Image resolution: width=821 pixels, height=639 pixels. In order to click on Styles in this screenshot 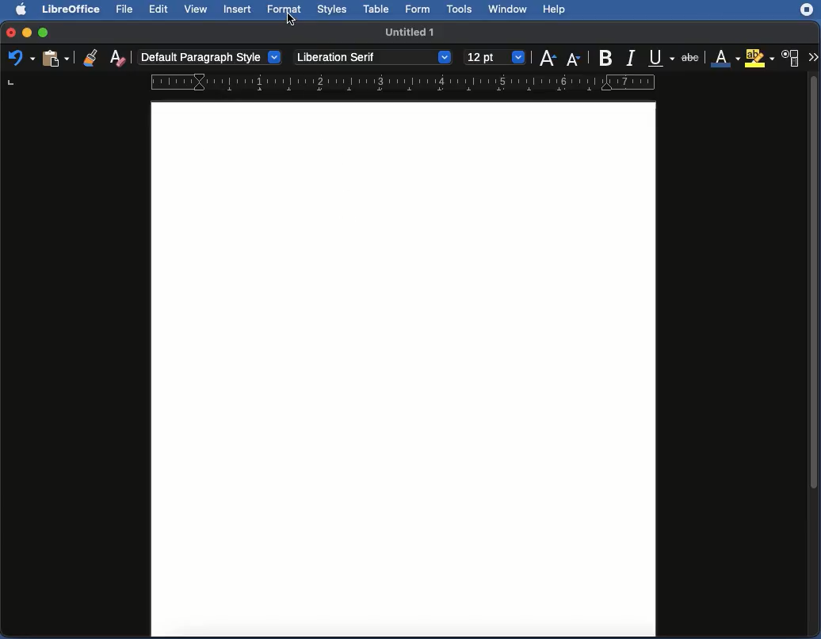, I will do `click(333, 10)`.